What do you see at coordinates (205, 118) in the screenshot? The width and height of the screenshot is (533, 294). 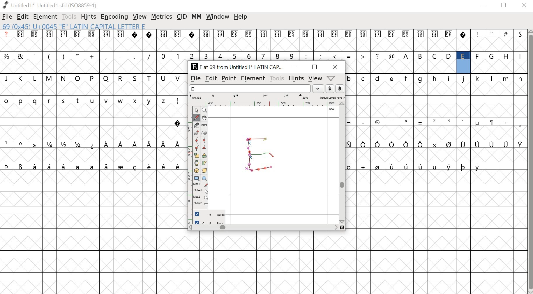 I see `Pan` at bounding box center [205, 118].